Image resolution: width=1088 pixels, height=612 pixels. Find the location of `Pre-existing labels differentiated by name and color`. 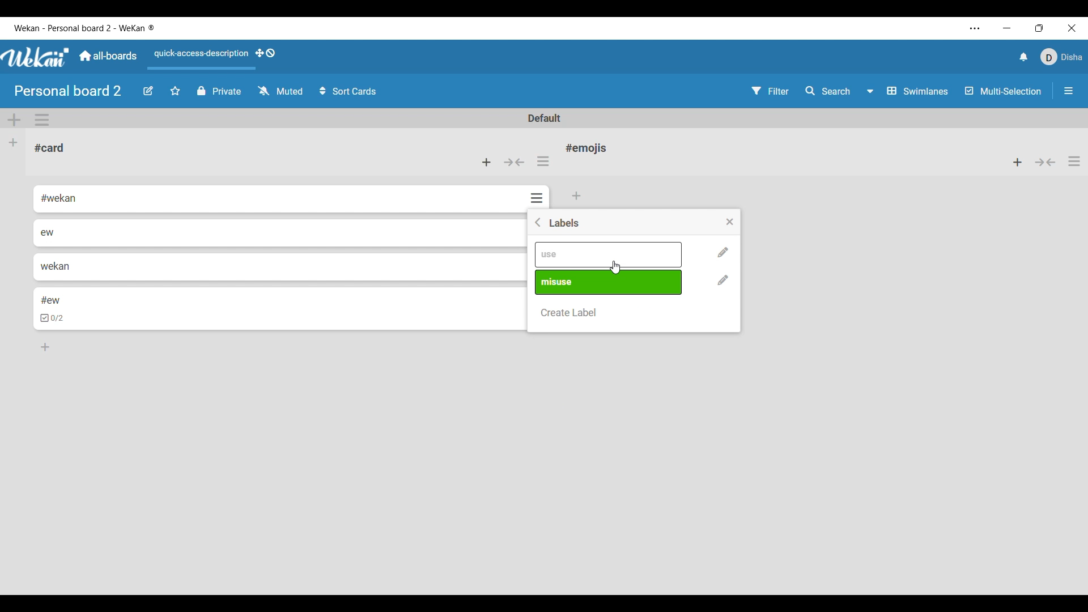

Pre-existing labels differentiated by name and color is located at coordinates (610, 282).